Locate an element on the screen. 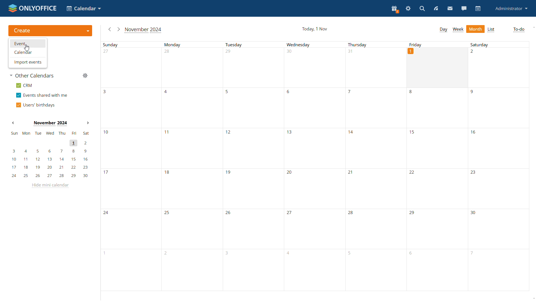  Previous month is located at coordinates (13, 123).